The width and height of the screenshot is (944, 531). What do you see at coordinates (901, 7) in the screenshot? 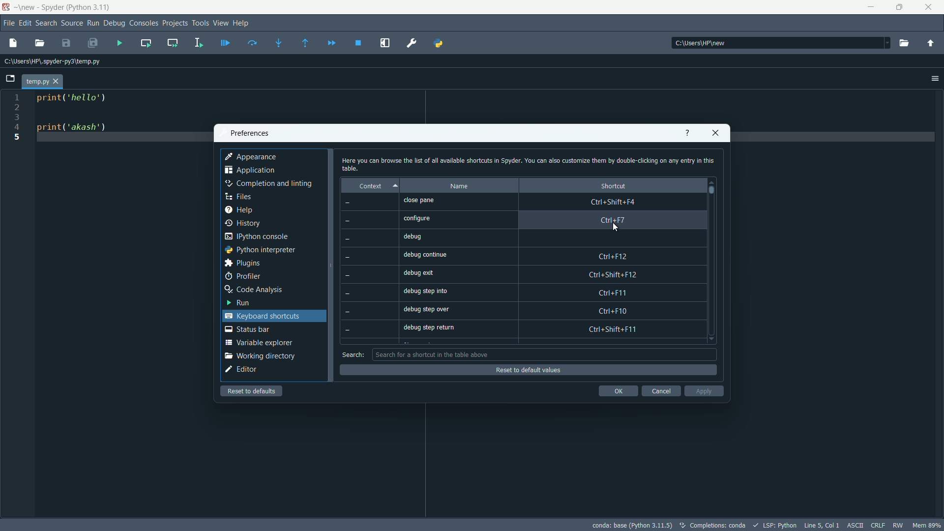
I see `maximize` at bounding box center [901, 7].